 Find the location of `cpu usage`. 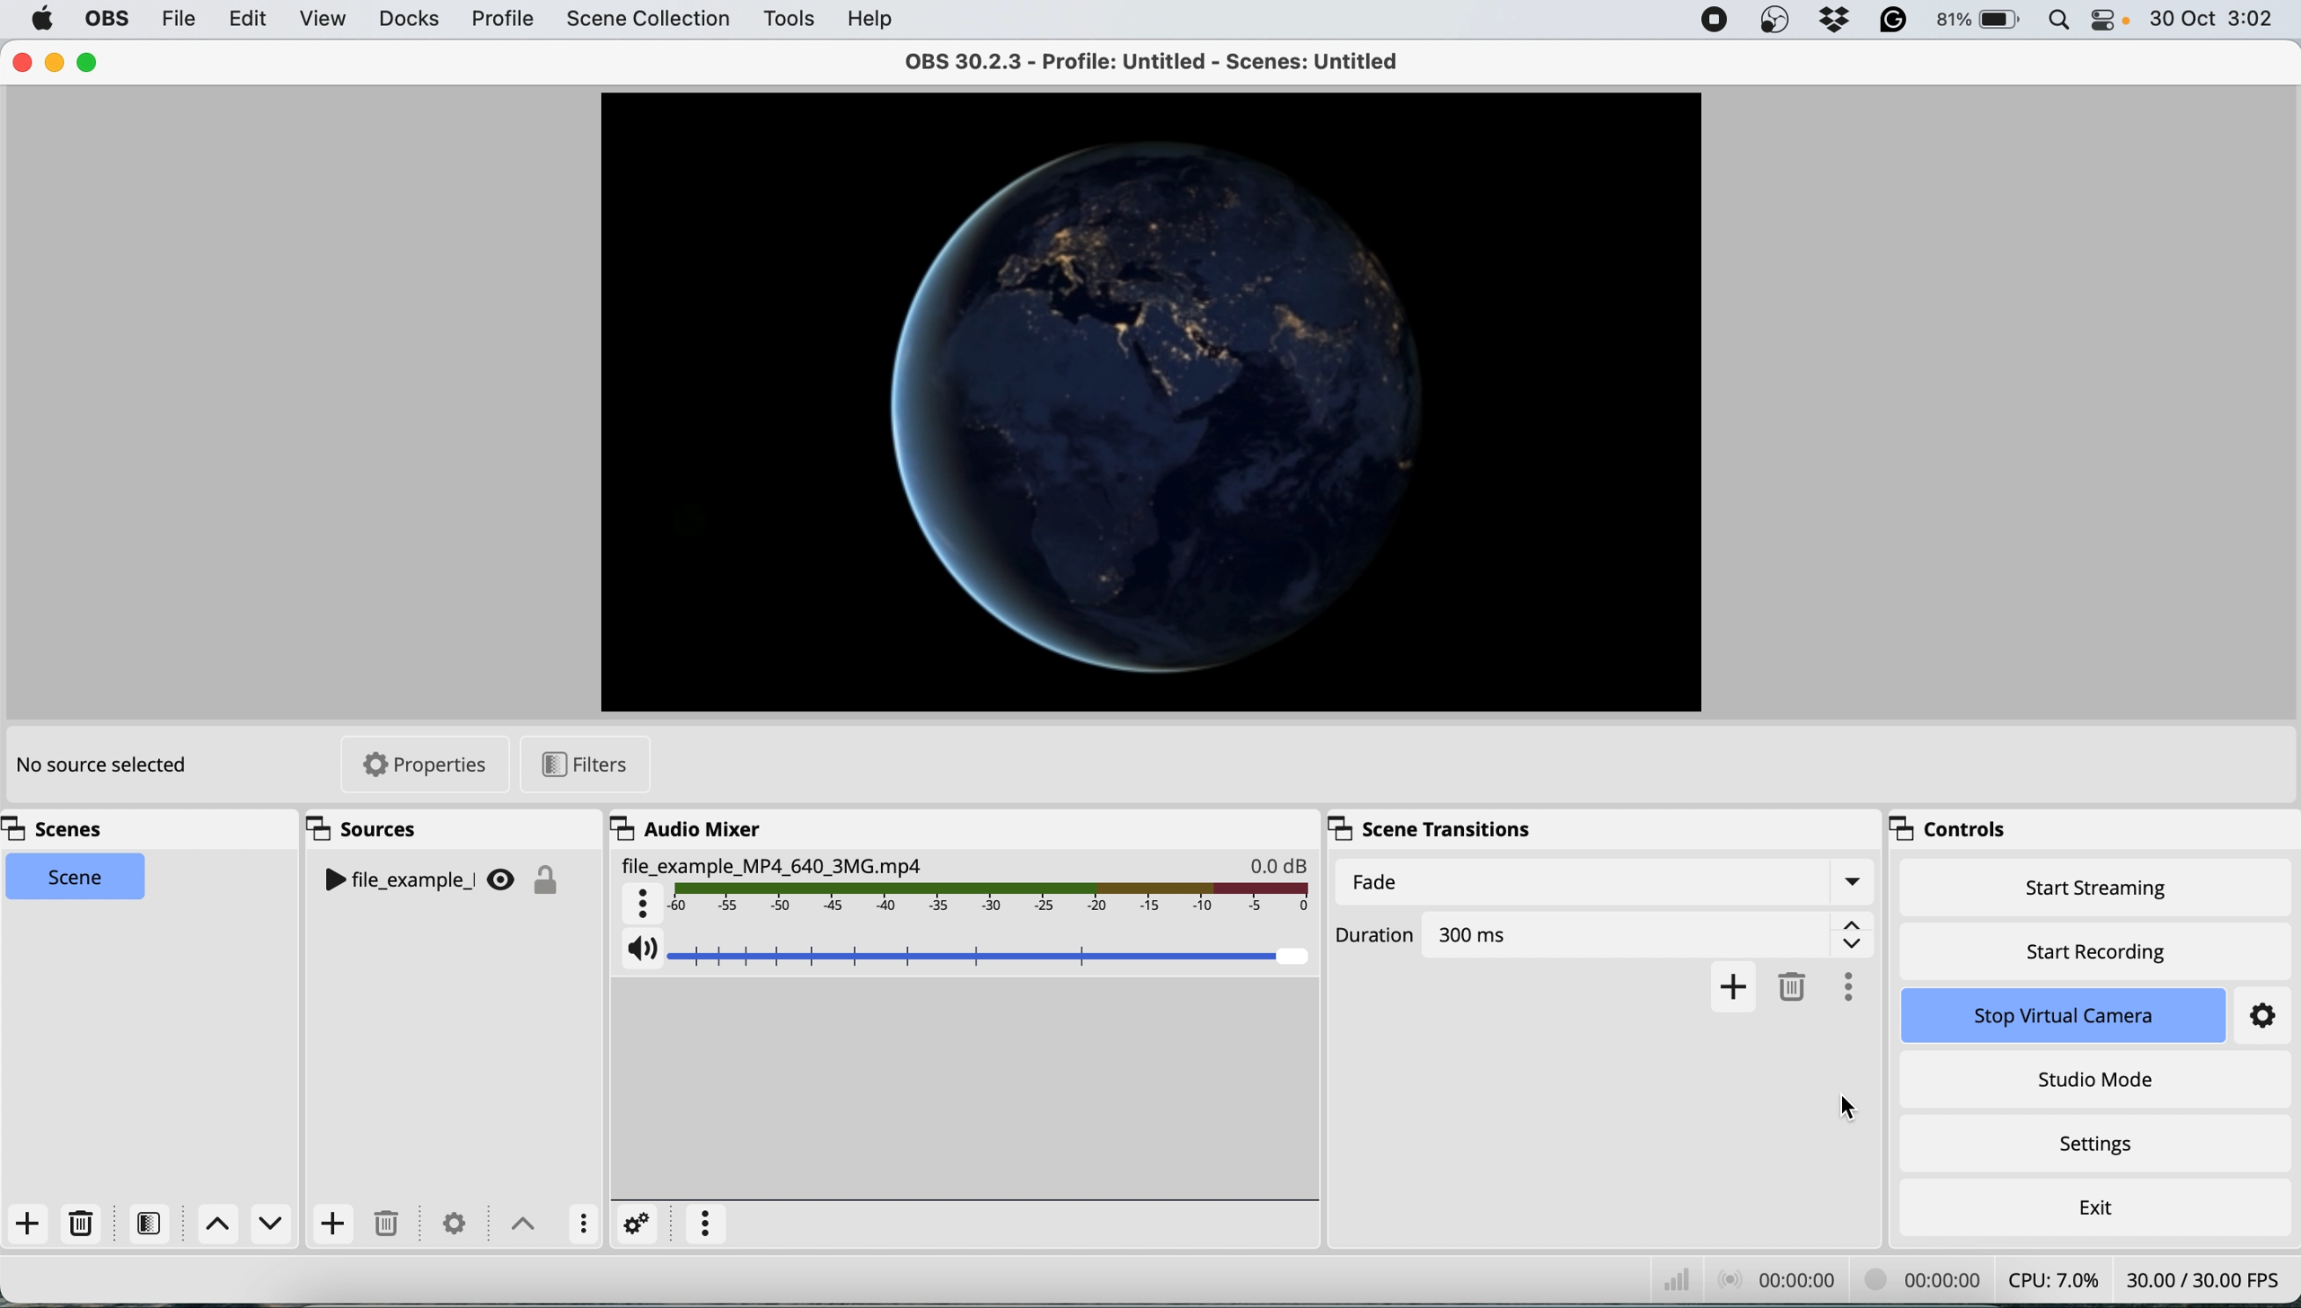

cpu usage is located at coordinates (2050, 1279).